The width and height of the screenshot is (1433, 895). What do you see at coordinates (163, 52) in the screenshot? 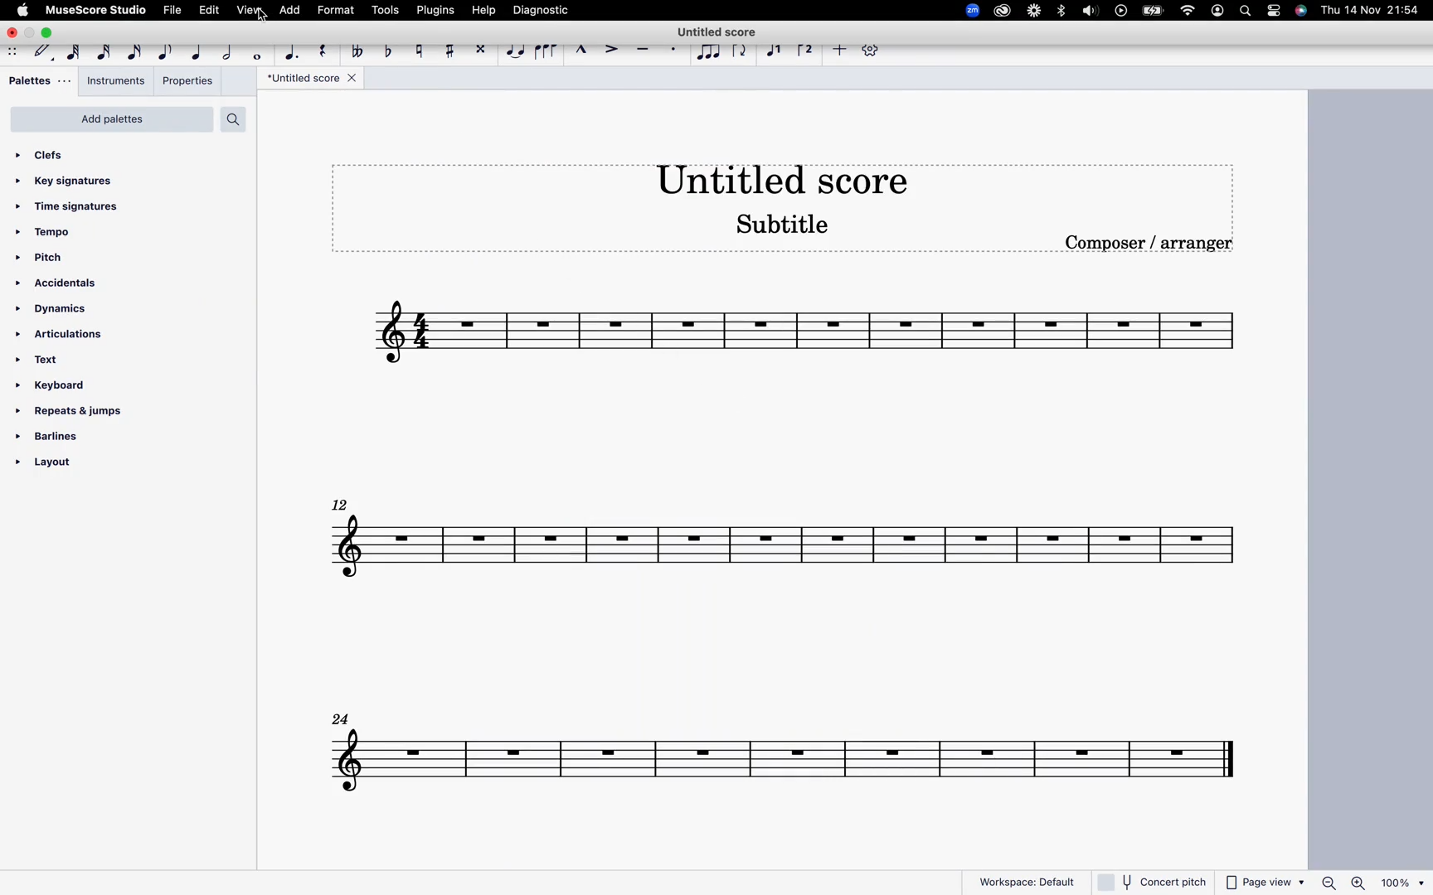
I see `eight note` at bounding box center [163, 52].